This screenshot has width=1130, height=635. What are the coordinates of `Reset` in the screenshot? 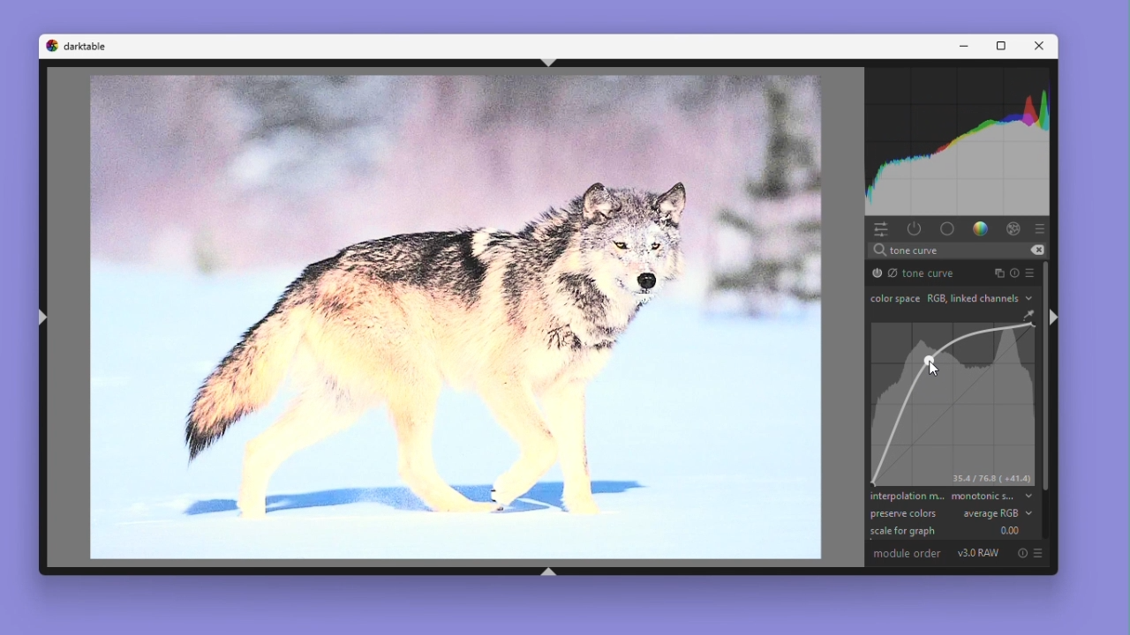 It's located at (1021, 553).